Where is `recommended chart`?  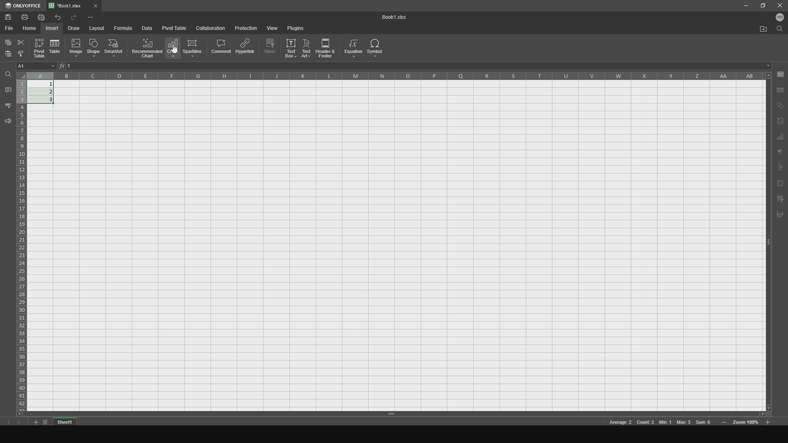
recommended chart is located at coordinates (145, 49).